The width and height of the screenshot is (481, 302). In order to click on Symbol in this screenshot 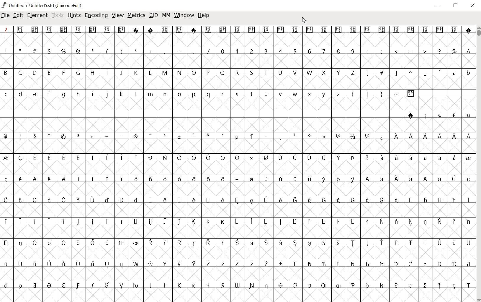, I will do `click(150, 263)`.